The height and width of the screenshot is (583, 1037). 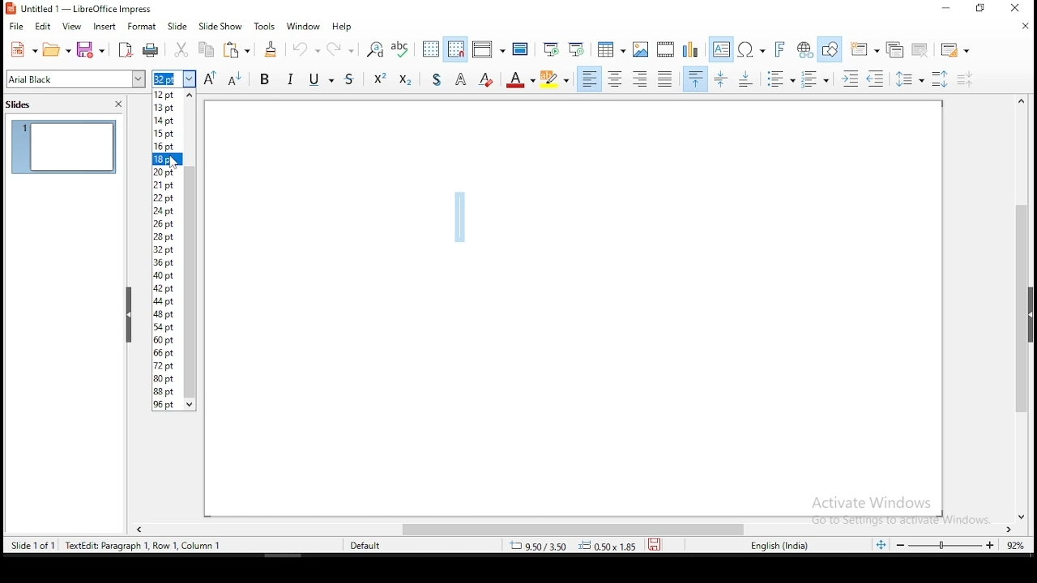 What do you see at coordinates (305, 48) in the screenshot?
I see `undo` at bounding box center [305, 48].